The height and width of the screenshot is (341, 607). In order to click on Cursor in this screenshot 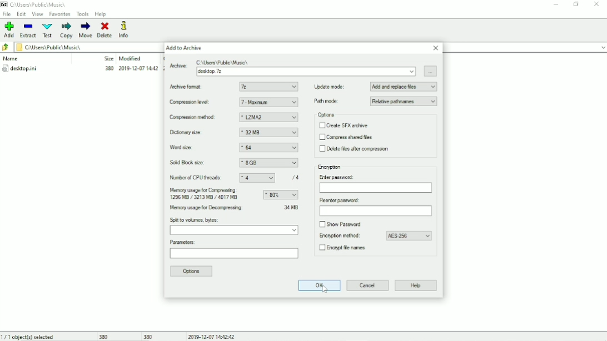, I will do `click(325, 289)`.